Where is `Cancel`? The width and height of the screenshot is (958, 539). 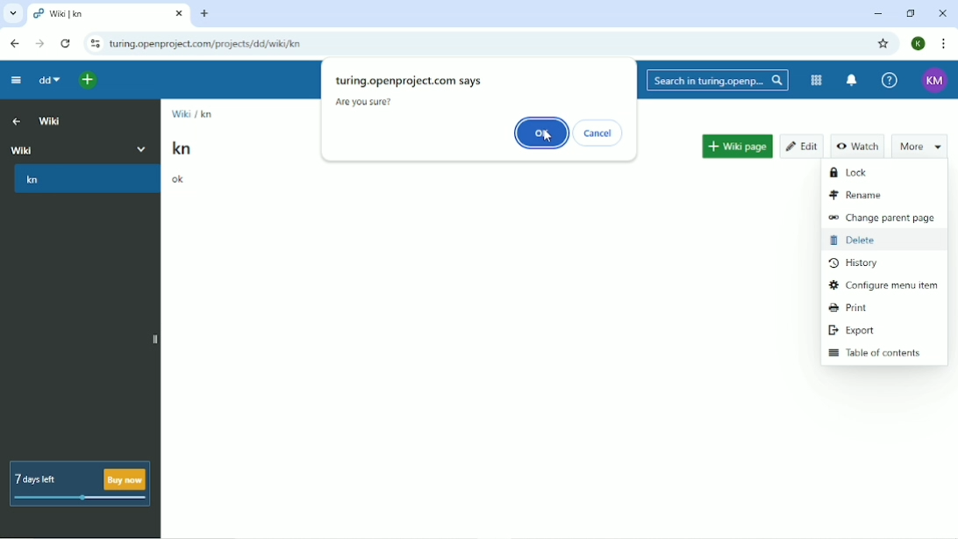
Cancel is located at coordinates (598, 133).